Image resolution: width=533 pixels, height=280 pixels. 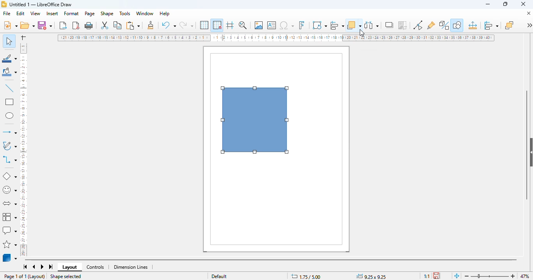 I want to click on flowchart, so click(x=10, y=216).